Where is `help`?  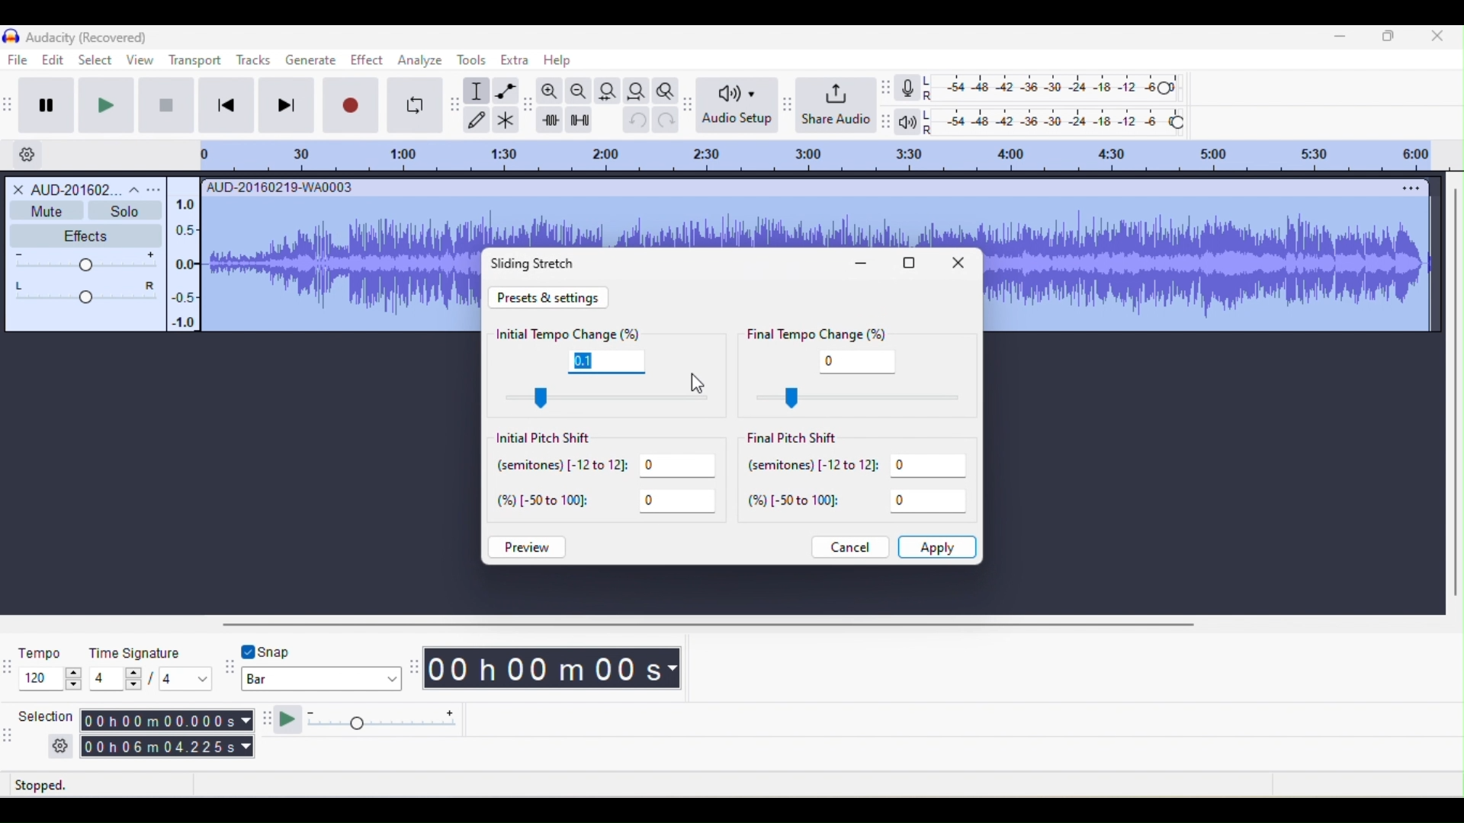 help is located at coordinates (555, 60).